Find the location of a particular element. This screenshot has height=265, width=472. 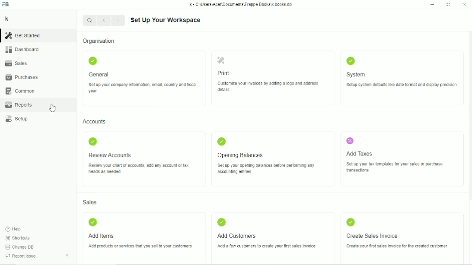

Dashboard is located at coordinates (22, 49).